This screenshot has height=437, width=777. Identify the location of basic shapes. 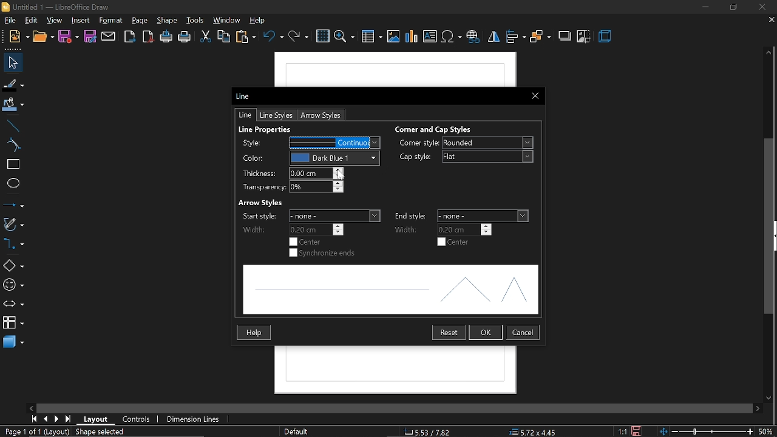
(13, 266).